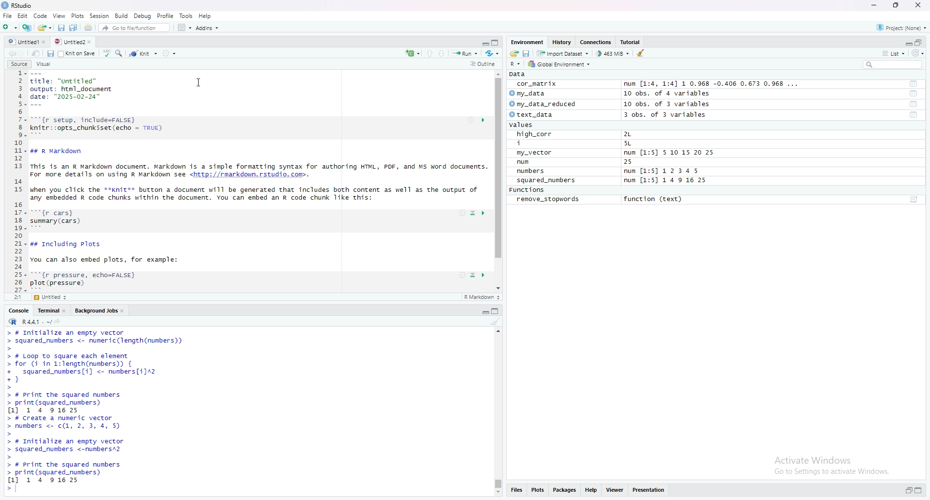 The image size is (930, 500). What do you see at coordinates (496, 43) in the screenshot?
I see `maximize` at bounding box center [496, 43].